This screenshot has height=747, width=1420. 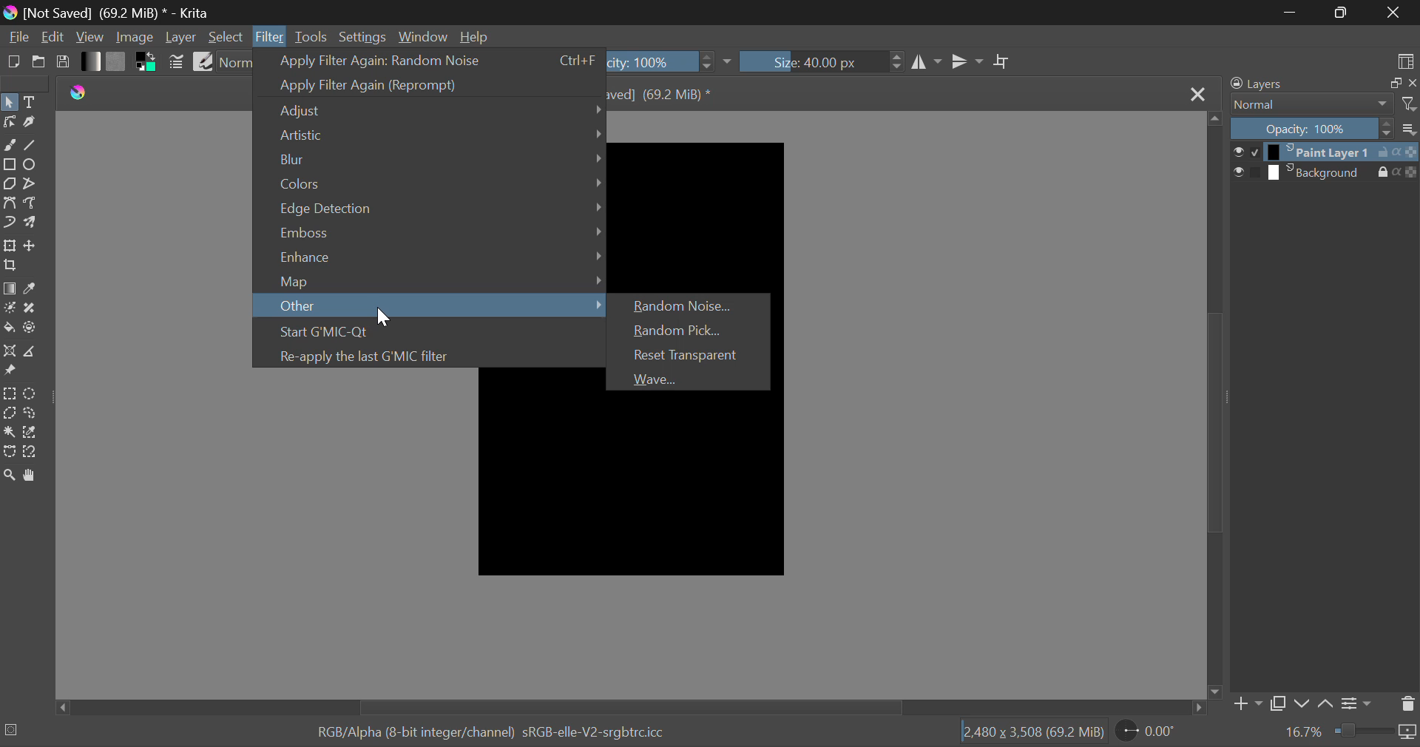 What do you see at coordinates (430, 305) in the screenshot?
I see `Other` at bounding box center [430, 305].